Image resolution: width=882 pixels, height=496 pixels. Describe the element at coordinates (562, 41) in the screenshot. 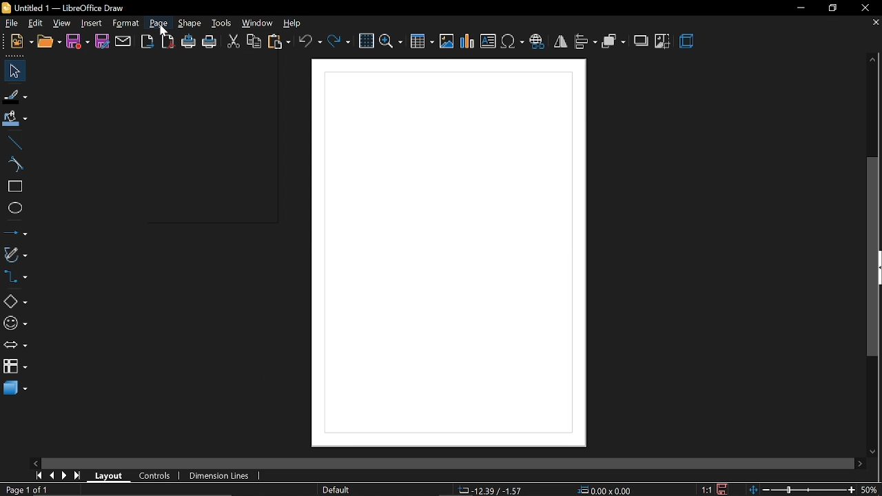

I see `flip` at that location.